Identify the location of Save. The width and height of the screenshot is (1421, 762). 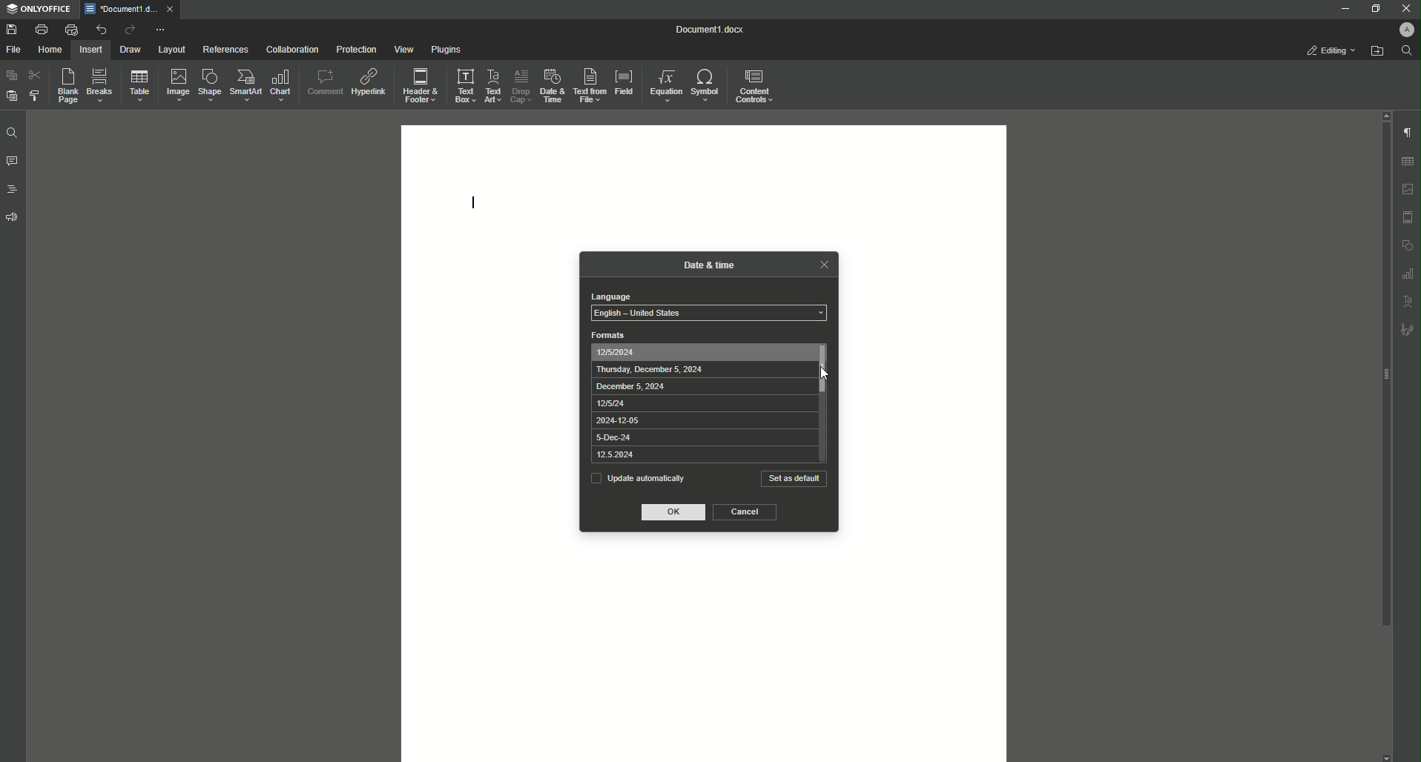
(11, 29).